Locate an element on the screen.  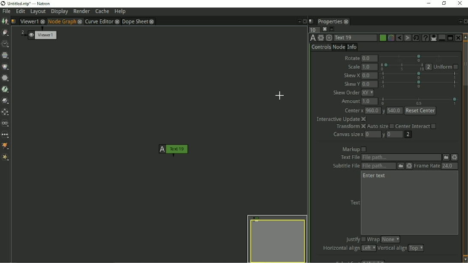
Horizontal align is located at coordinates (339, 248).